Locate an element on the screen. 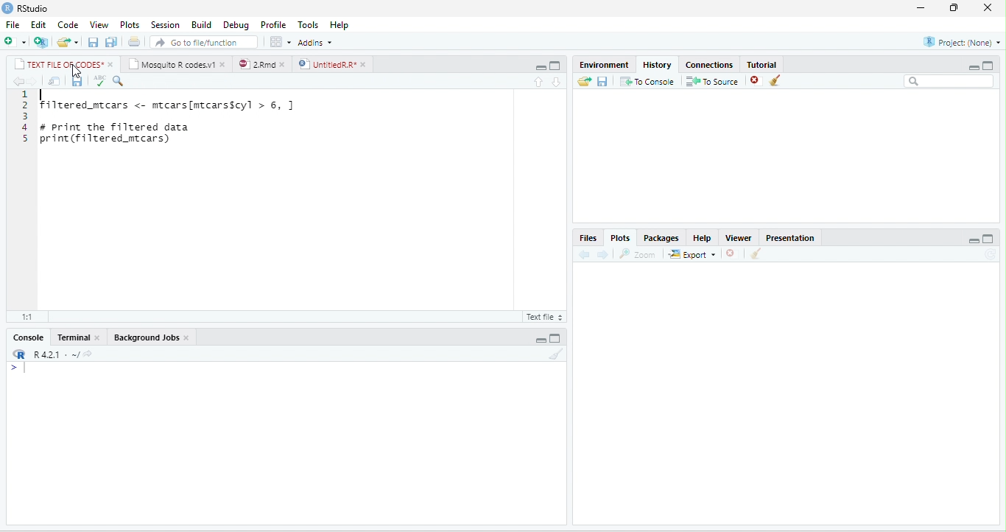 Image resolution: width=1006 pixels, height=532 pixels. maximize is located at coordinates (988, 66).